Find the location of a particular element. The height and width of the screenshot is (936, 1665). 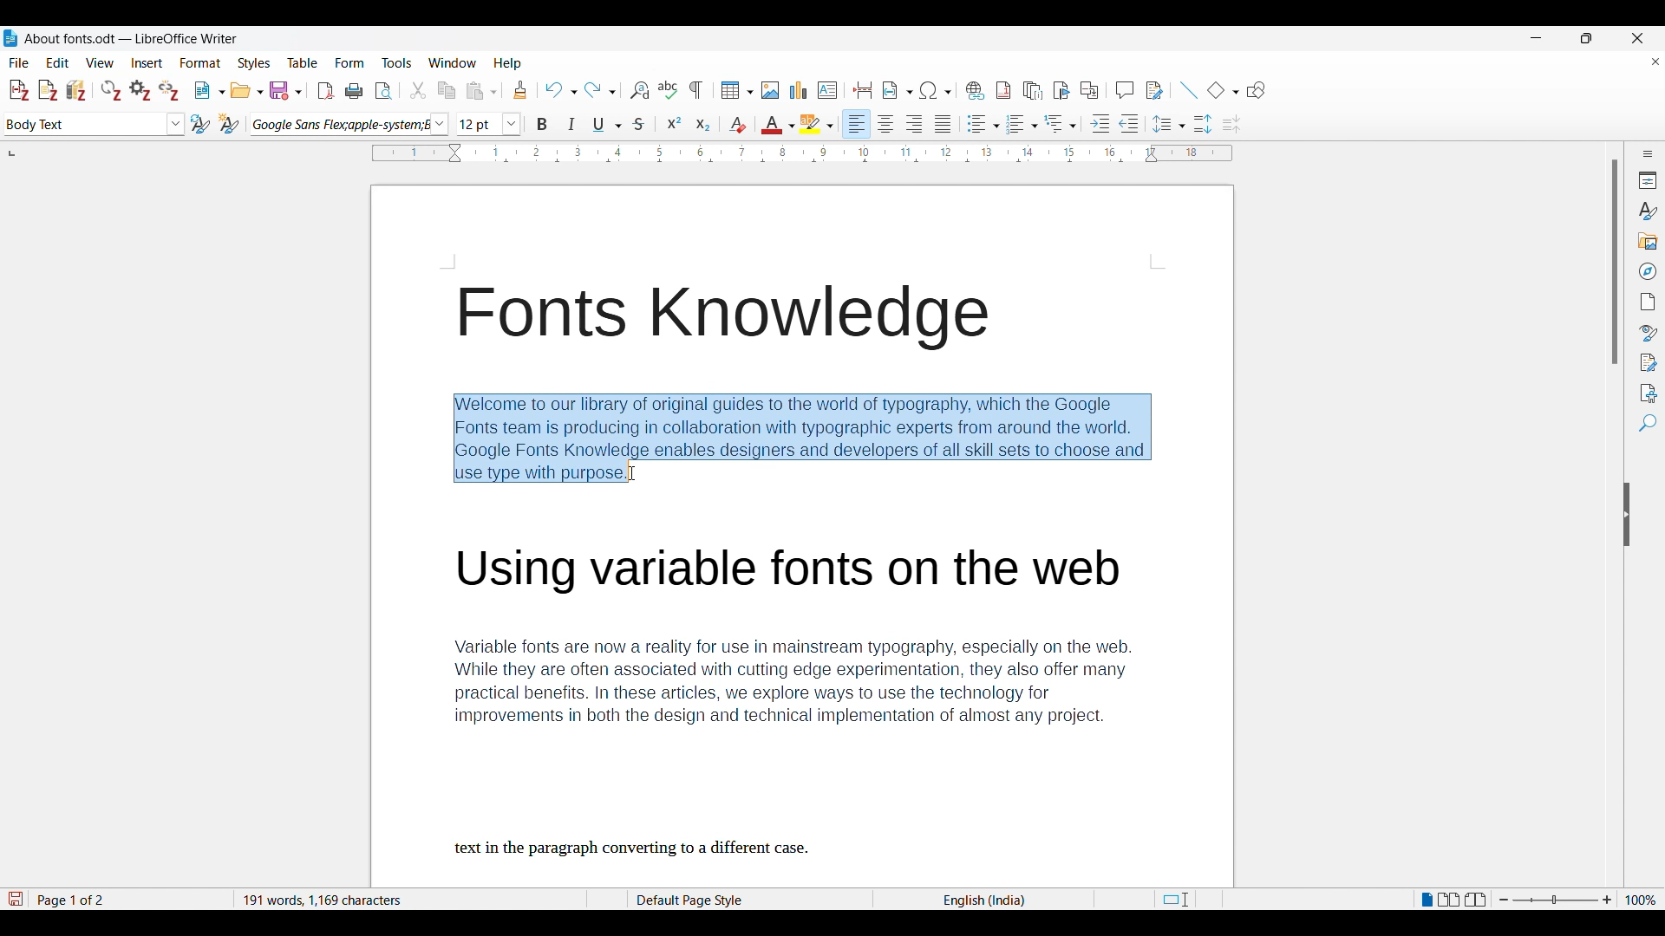

Superscript is located at coordinates (674, 122).